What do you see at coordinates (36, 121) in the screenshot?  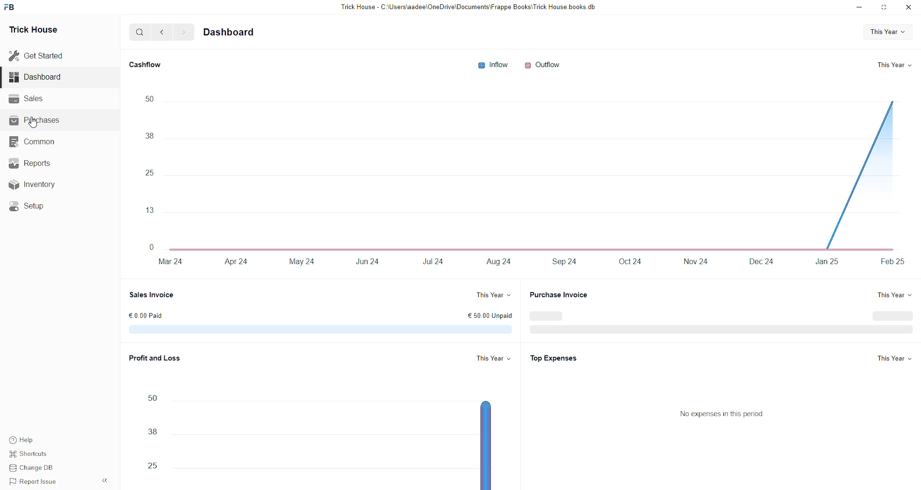 I see `Purchases` at bounding box center [36, 121].